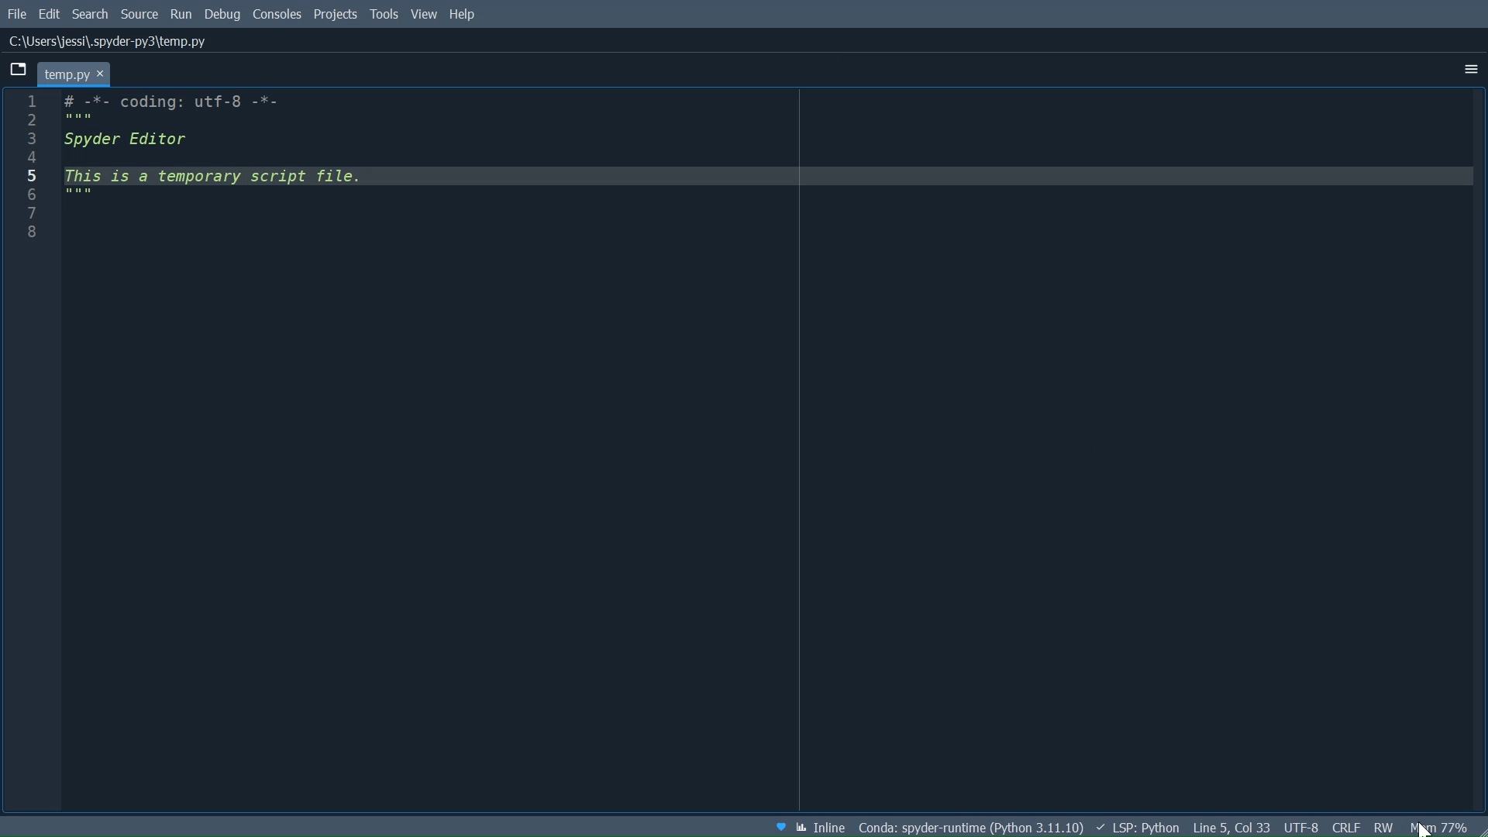 This screenshot has height=837, width=1488. I want to click on Source, so click(140, 15).